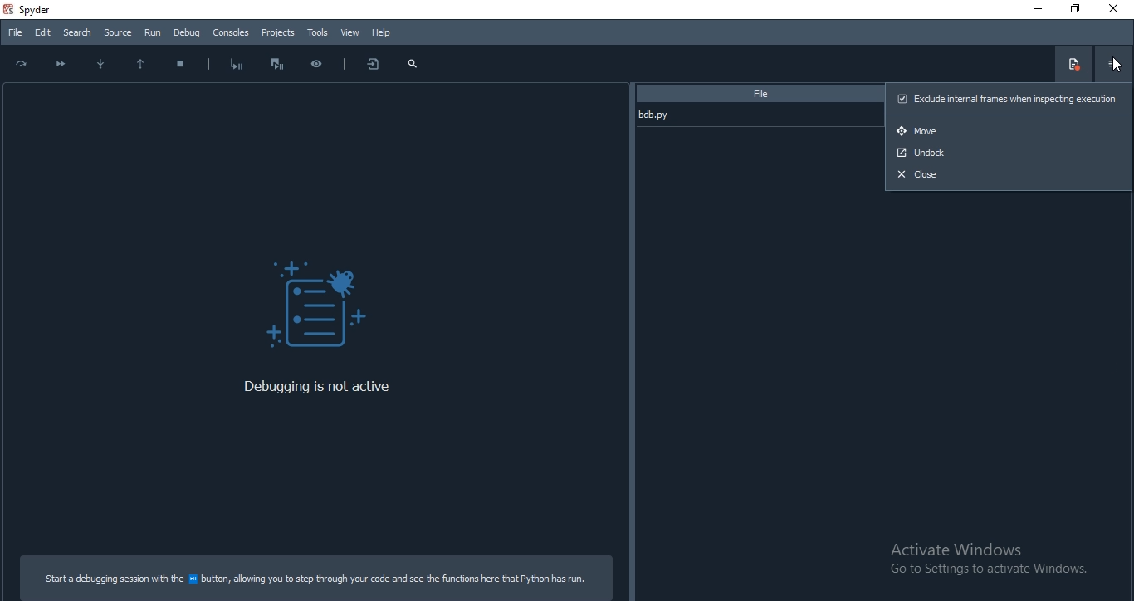 The image size is (1134, 601). What do you see at coordinates (317, 307) in the screenshot?
I see `Debug` at bounding box center [317, 307].